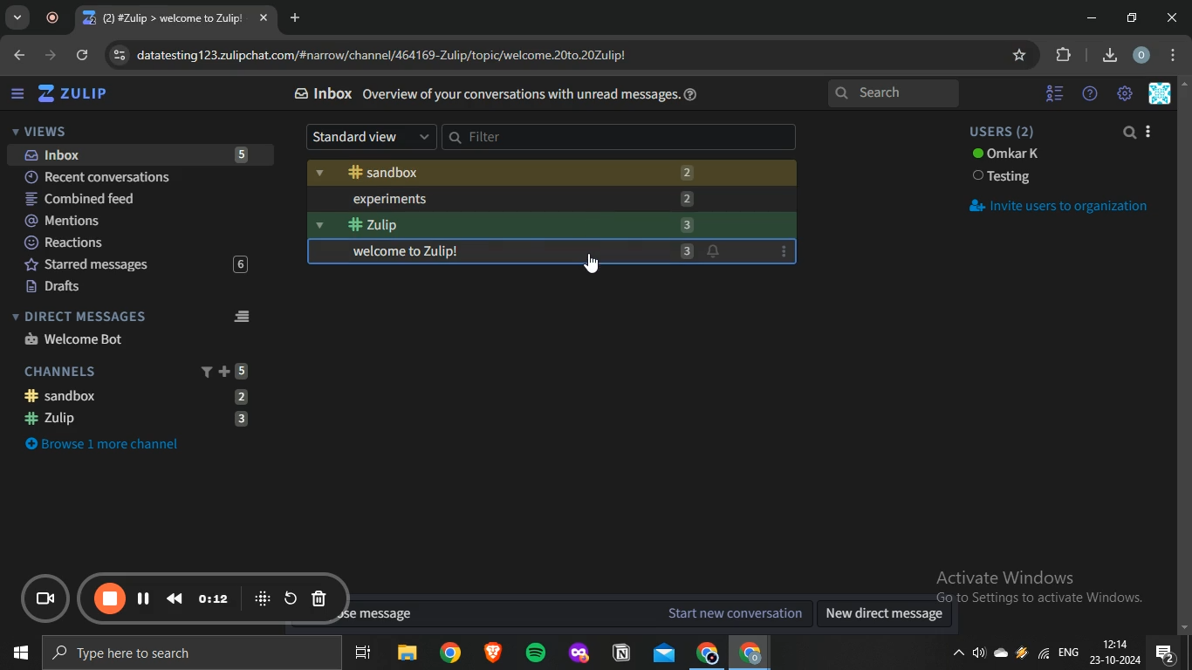  What do you see at coordinates (1004, 654) in the screenshot?
I see `onedrive` at bounding box center [1004, 654].